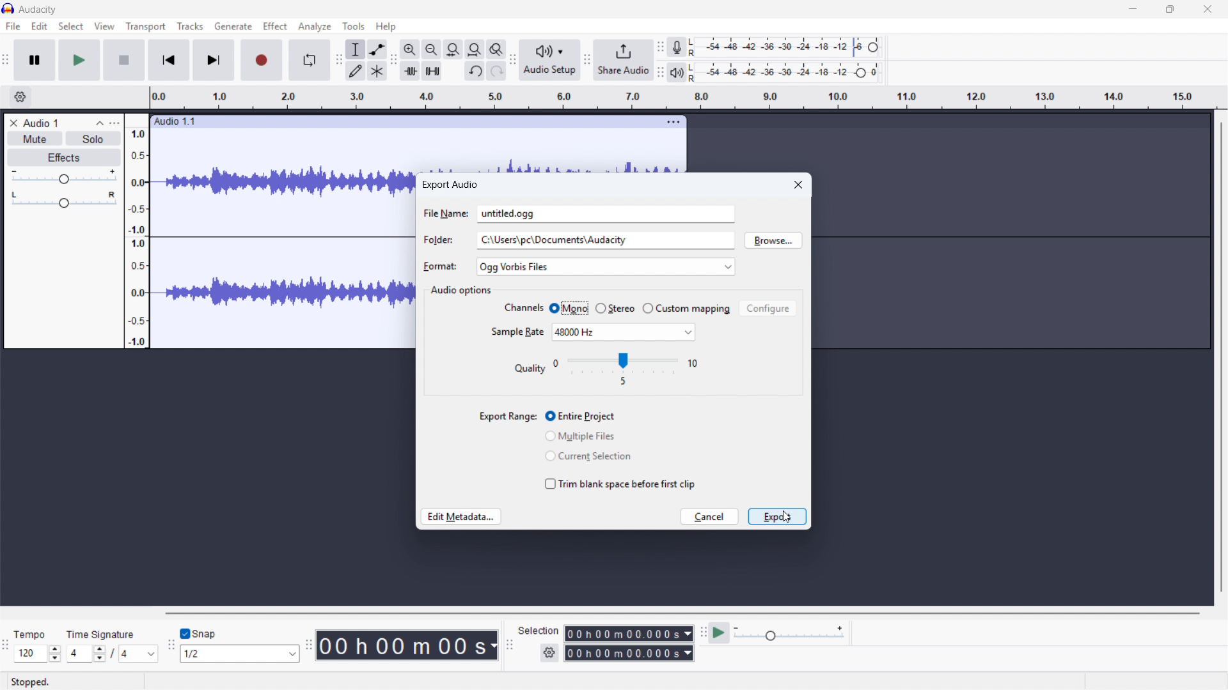 Image resolution: width=1228 pixels, height=690 pixels. What do you see at coordinates (169, 59) in the screenshot?
I see `Skip to beginning ` at bounding box center [169, 59].